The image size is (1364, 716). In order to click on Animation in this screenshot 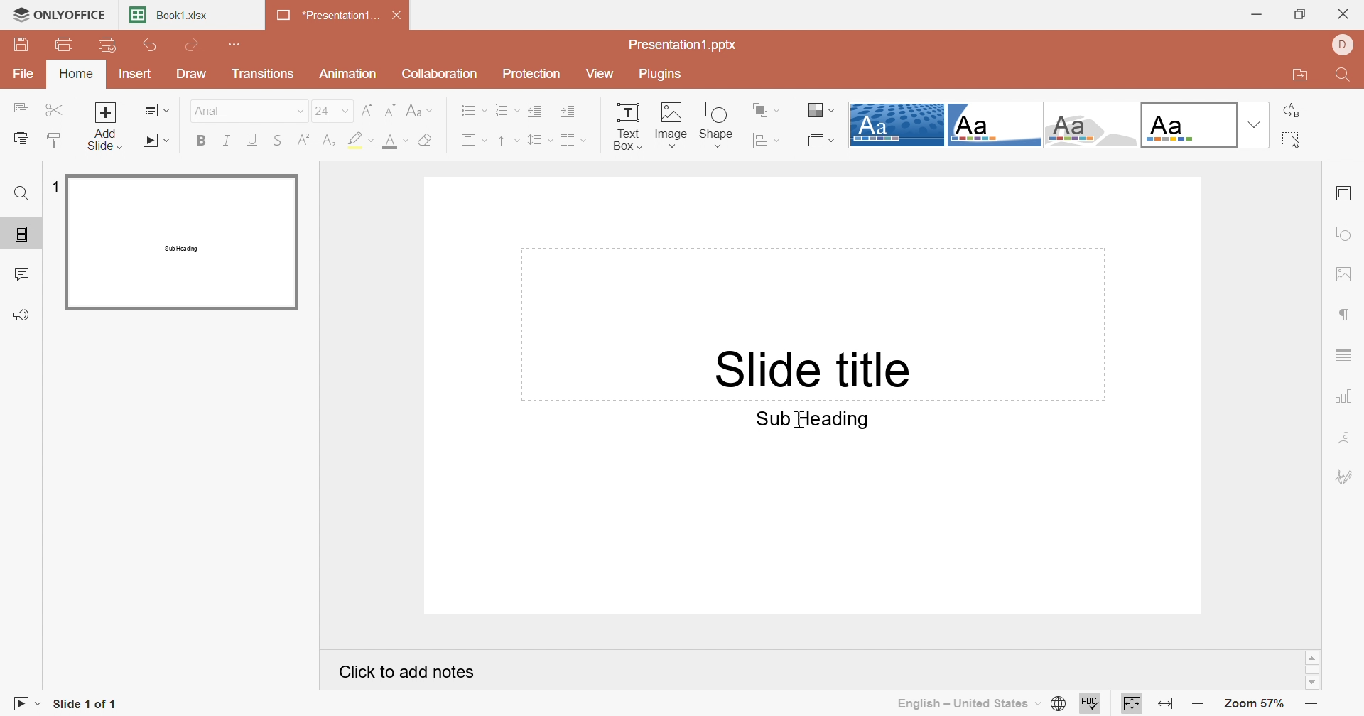, I will do `click(350, 75)`.